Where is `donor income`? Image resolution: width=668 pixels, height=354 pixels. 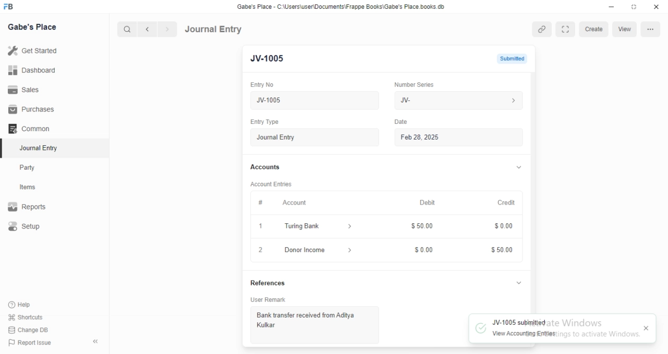 donor income is located at coordinates (314, 249).